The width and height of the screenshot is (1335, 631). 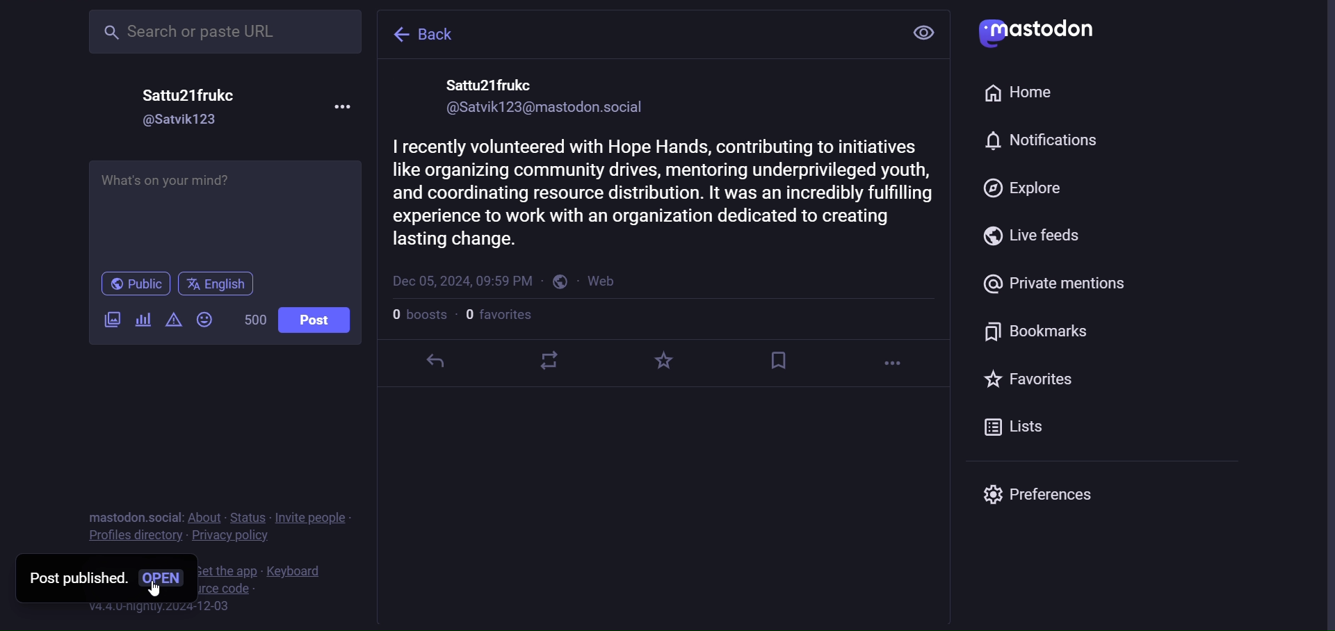 What do you see at coordinates (314, 320) in the screenshot?
I see `Post` at bounding box center [314, 320].